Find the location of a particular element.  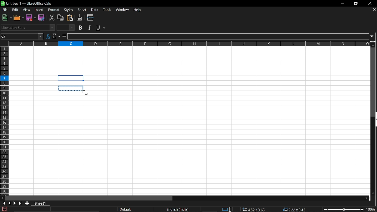

Current sheet is located at coordinates (42, 204).